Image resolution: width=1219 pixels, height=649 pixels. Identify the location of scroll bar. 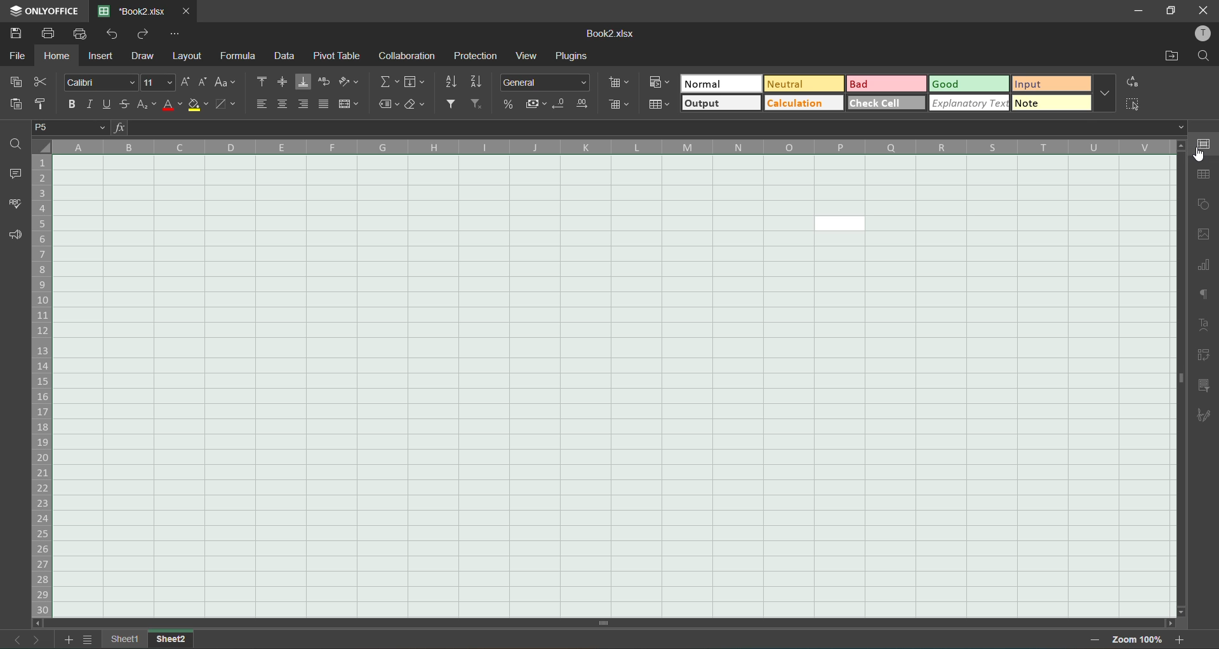
(608, 622).